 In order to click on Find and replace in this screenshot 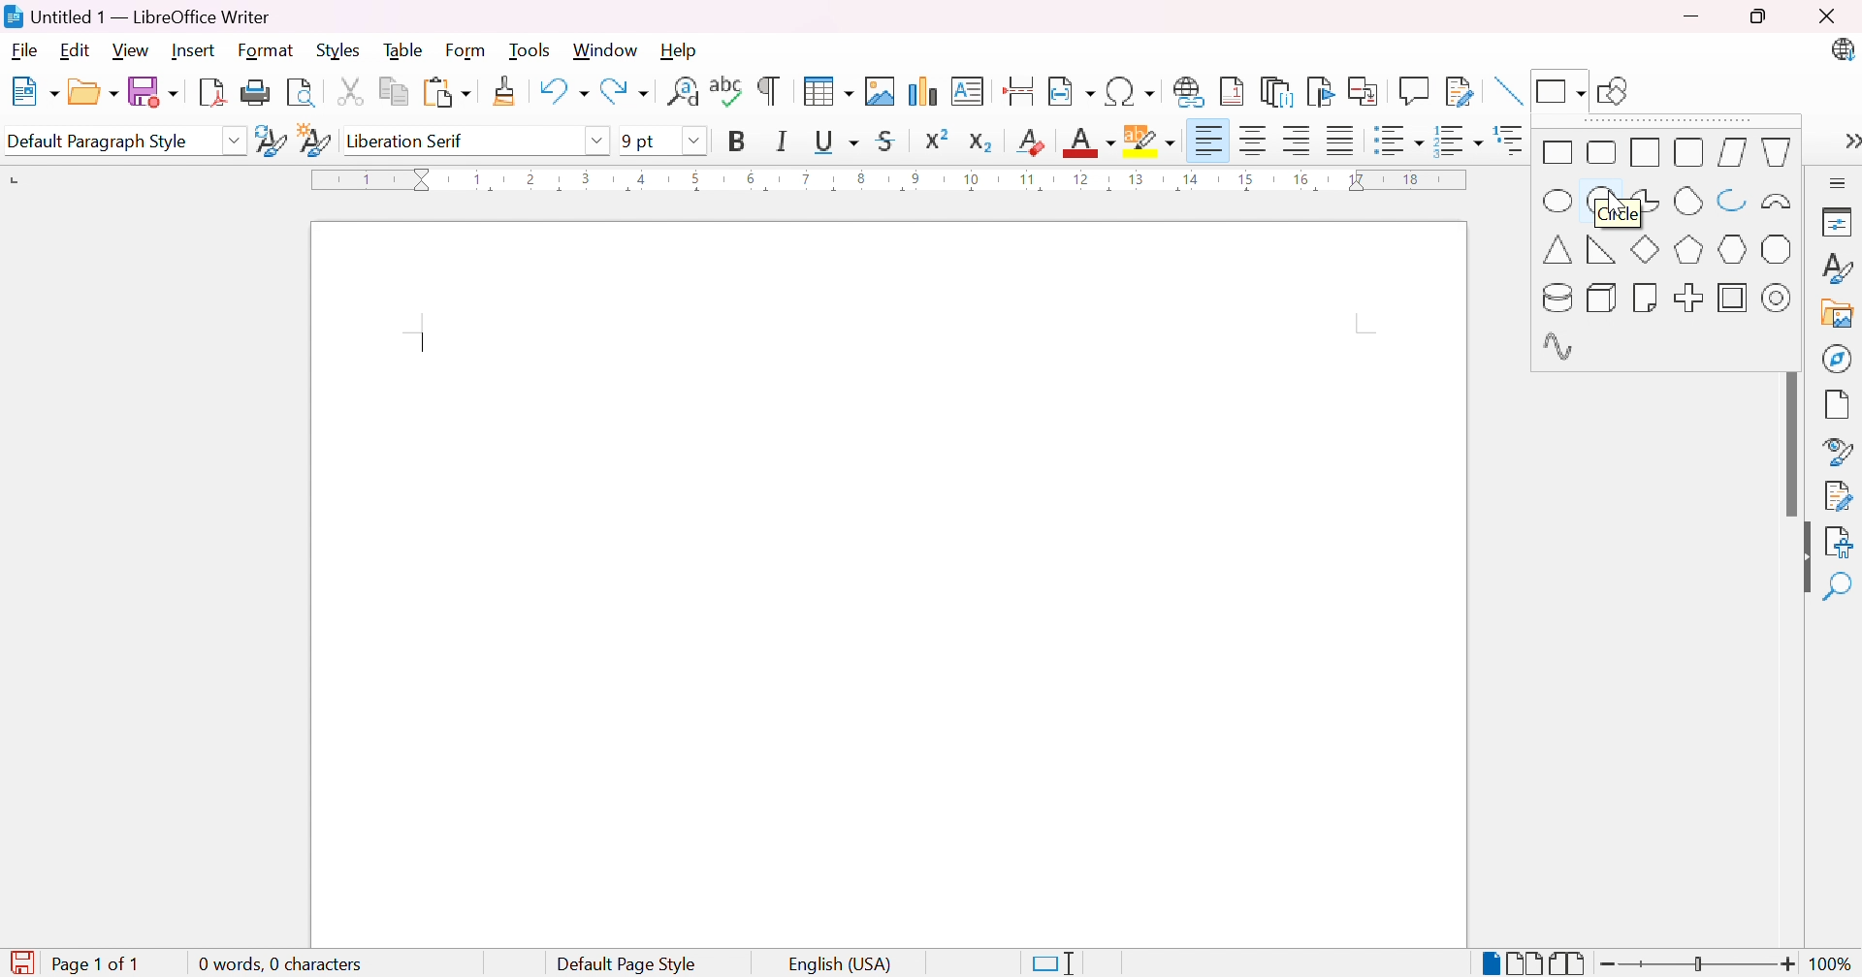, I will do `click(681, 91)`.